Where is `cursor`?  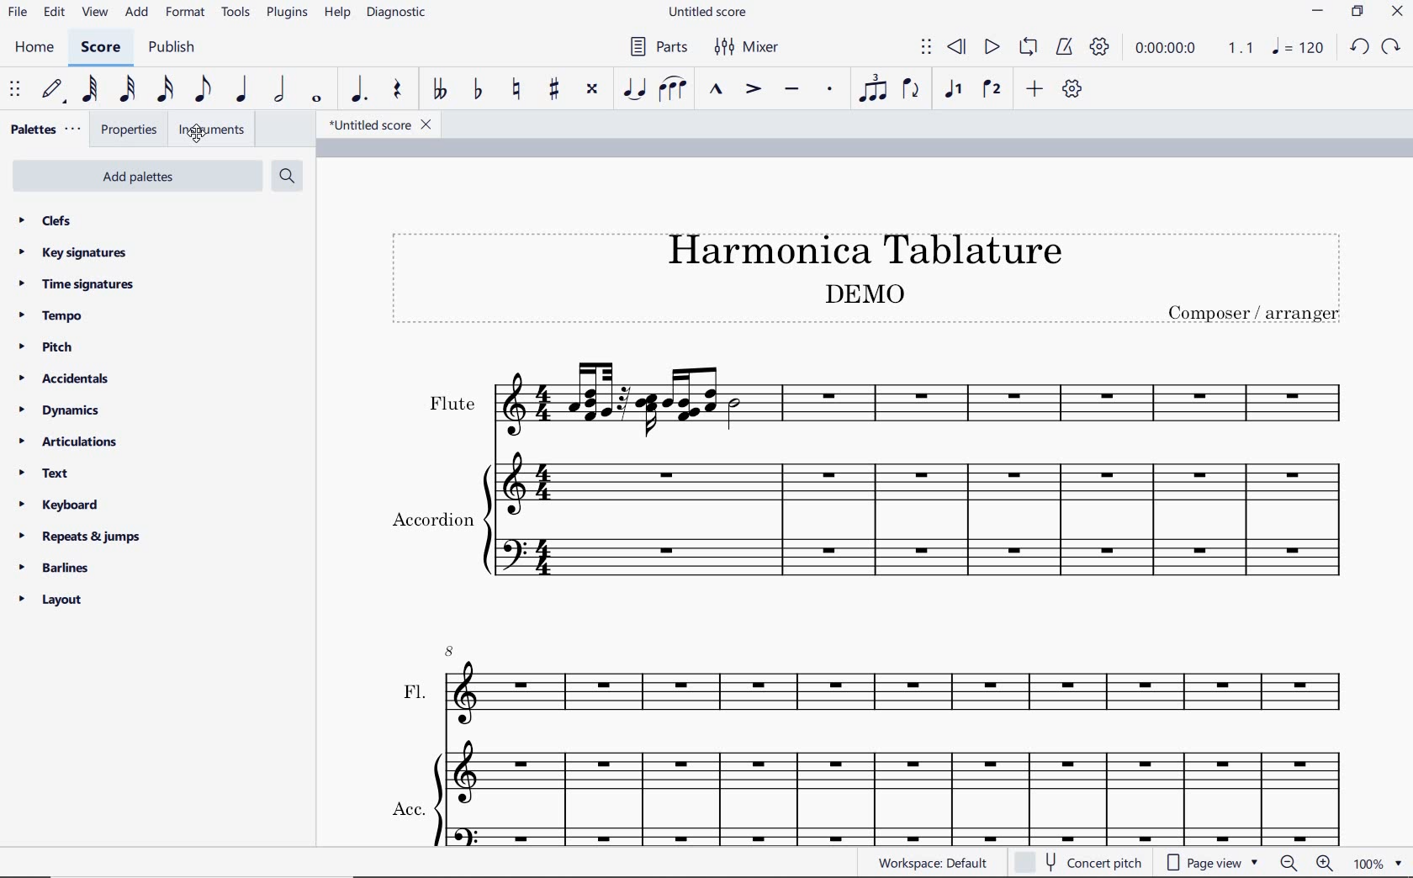
cursor is located at coordinates (192, 134).